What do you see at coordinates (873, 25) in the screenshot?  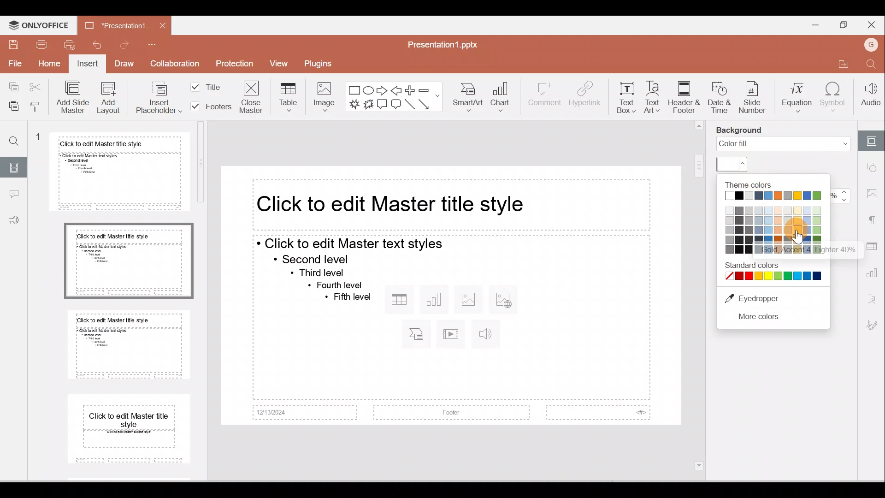 I see `Close` at bounding box center [873, 25].